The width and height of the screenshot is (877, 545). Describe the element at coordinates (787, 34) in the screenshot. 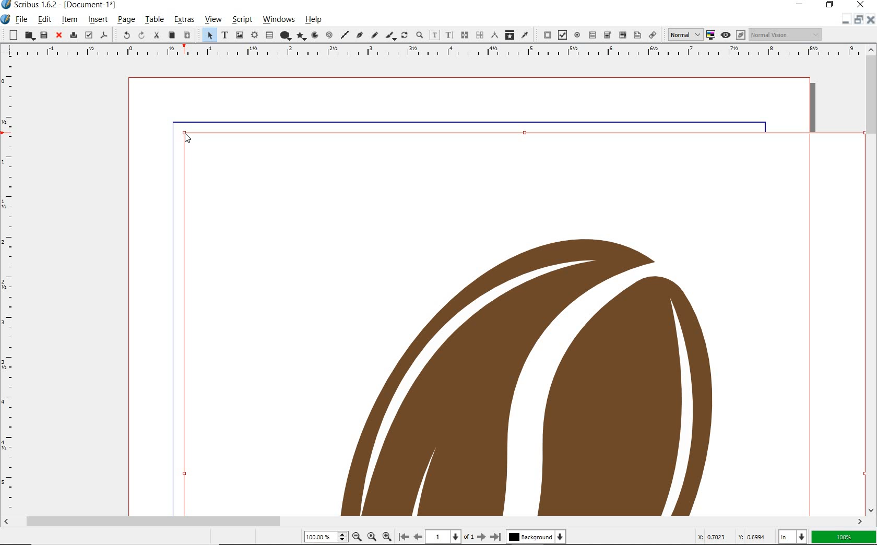

I see `Normal Vision` at that location.